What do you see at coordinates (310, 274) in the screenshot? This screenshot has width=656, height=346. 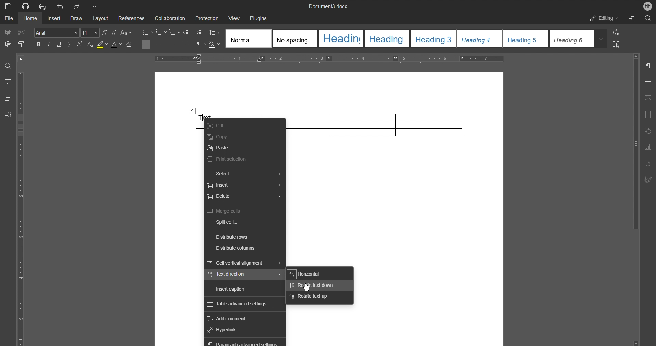 I see `Horizontal ` at bounding box center [310, 274].